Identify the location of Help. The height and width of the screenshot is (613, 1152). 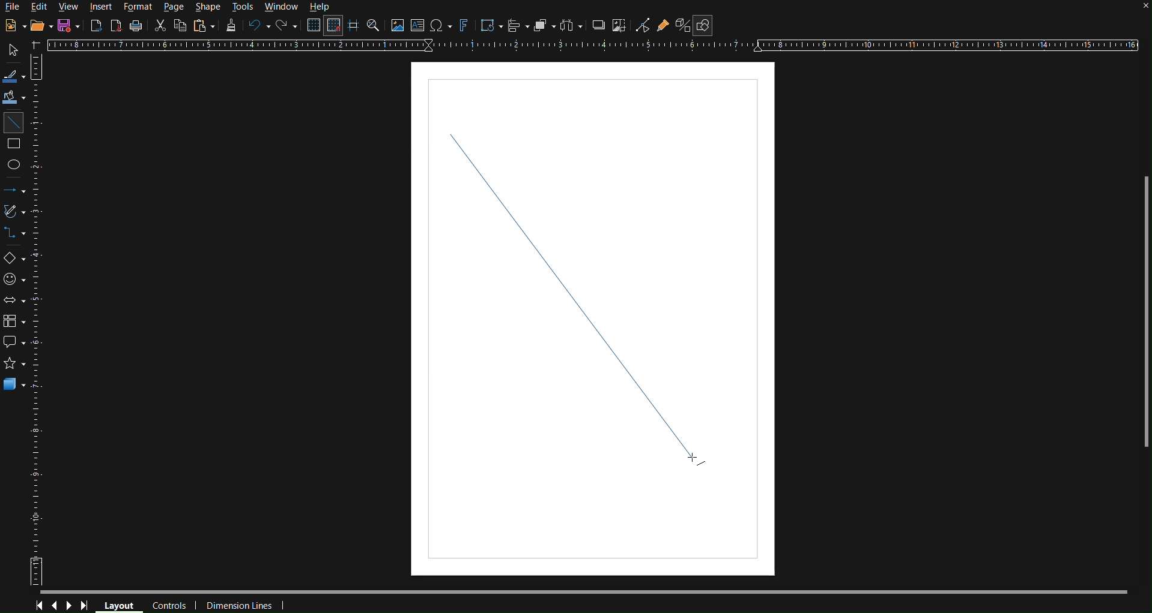
(318, 7).